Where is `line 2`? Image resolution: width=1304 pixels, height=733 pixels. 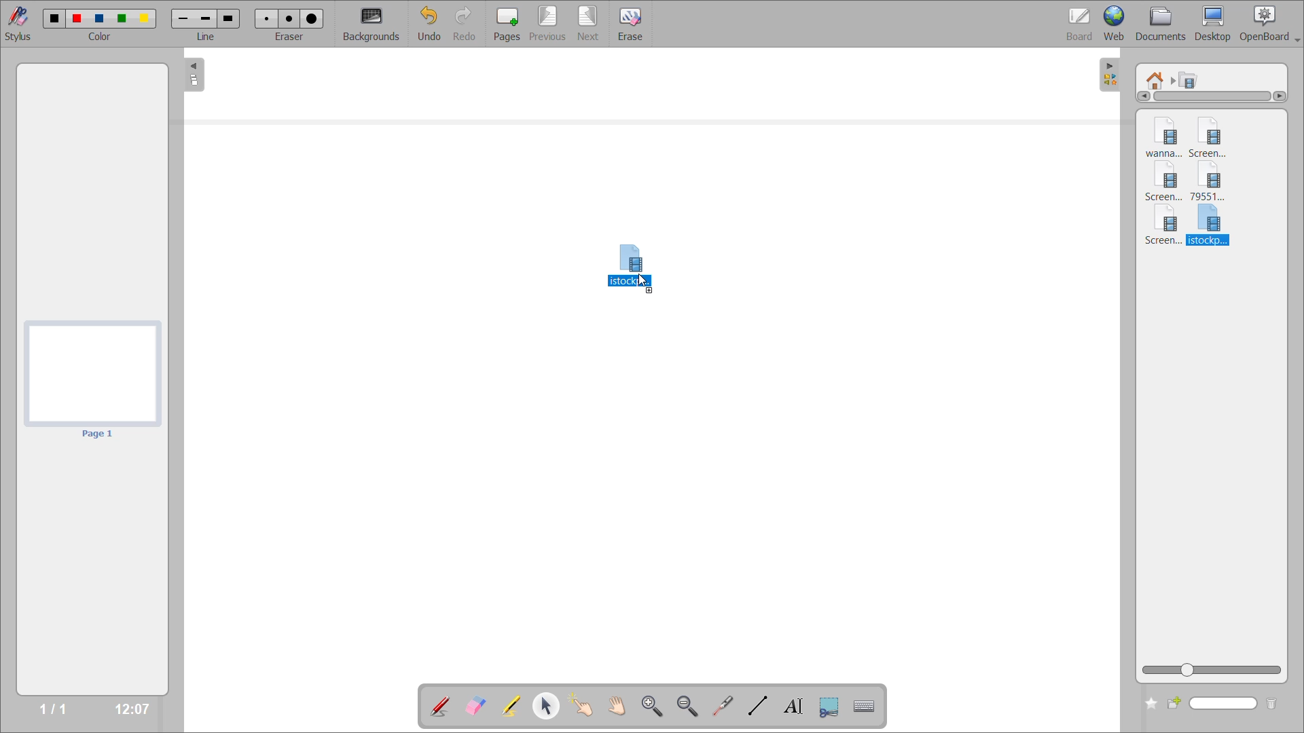 line 2 is located at coordinates (206, 18).